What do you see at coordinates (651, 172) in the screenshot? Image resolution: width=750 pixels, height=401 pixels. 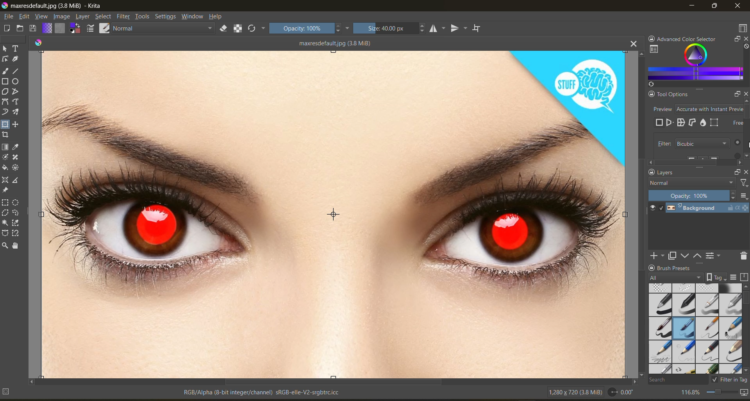 I see `lock docker` at bounding box center [651, 172].